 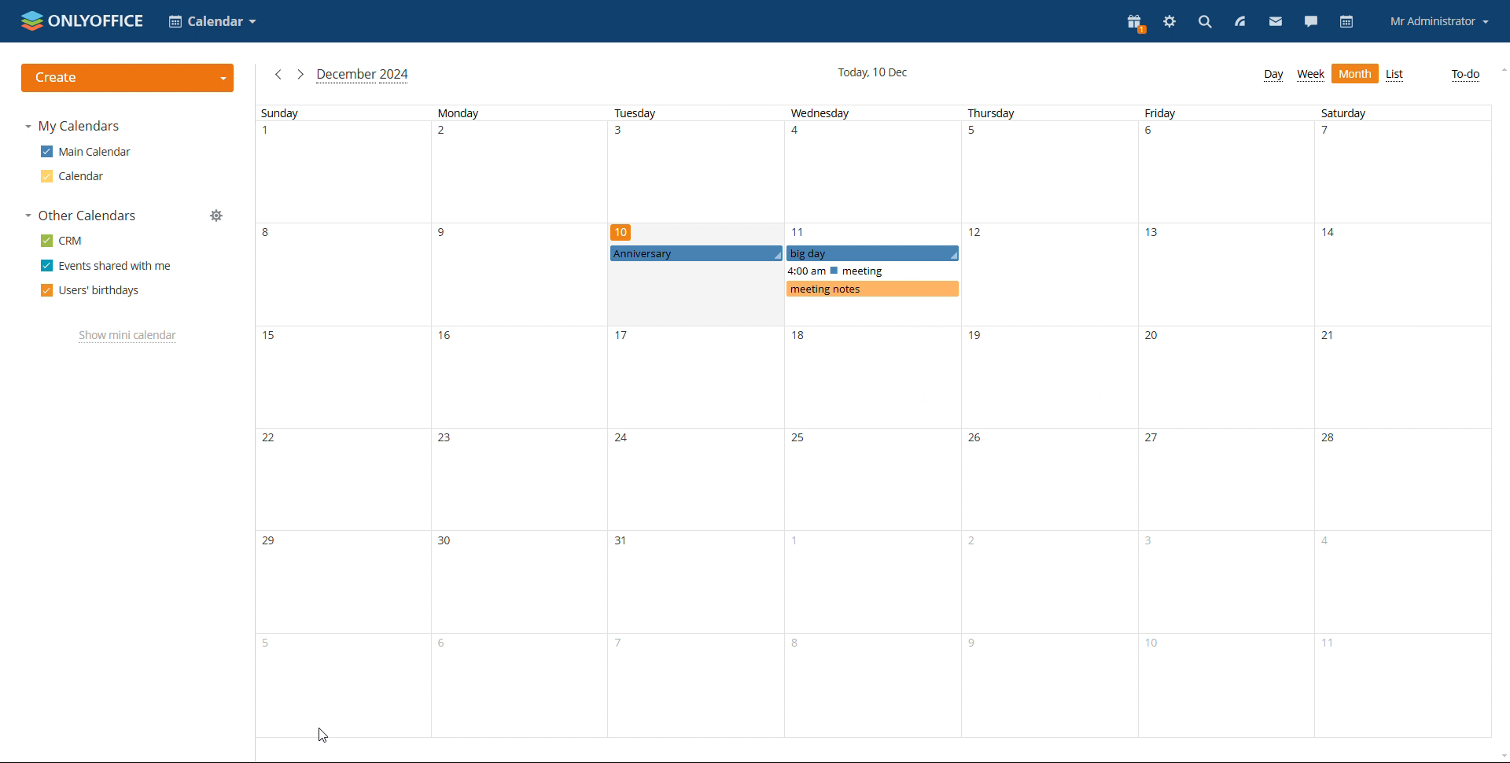 What do you see at coordinates (1273, 76) in the screenshot?
I see `day view` at bounding box center [1273, 76].